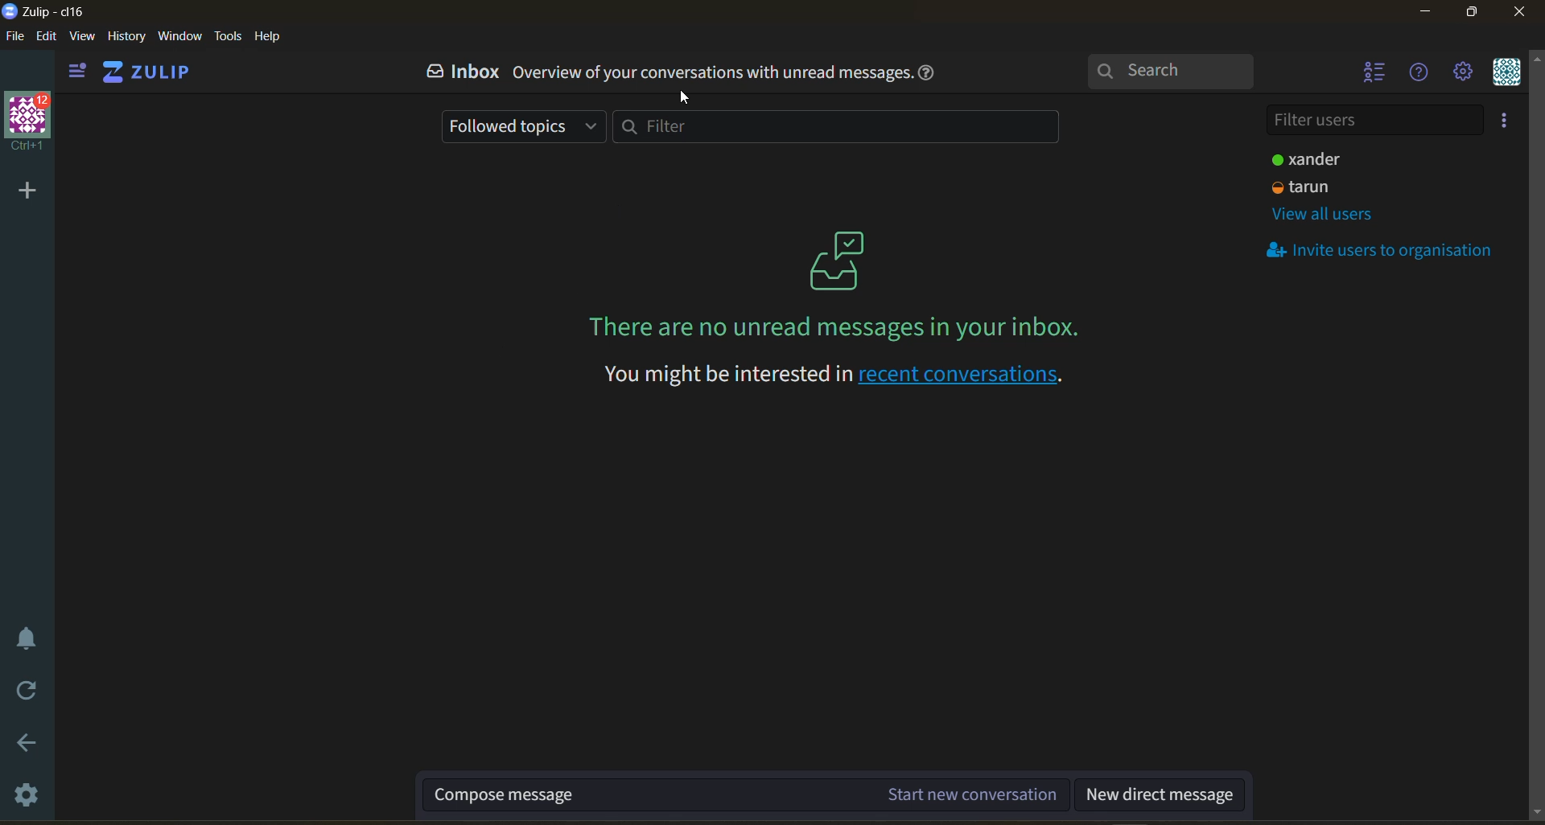 The image size is (1545, 825). What do you see at coordinates (1517, 10) in the screenshot?
I see `close` at bounding box center [1517, 10].